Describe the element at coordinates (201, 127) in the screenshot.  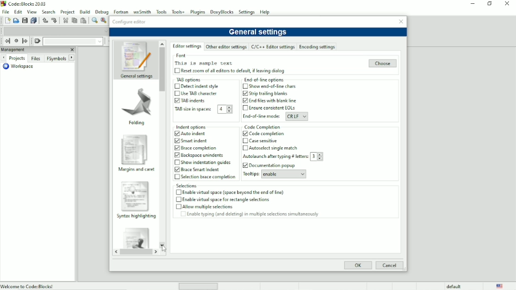
I see `Indent options` at that location.